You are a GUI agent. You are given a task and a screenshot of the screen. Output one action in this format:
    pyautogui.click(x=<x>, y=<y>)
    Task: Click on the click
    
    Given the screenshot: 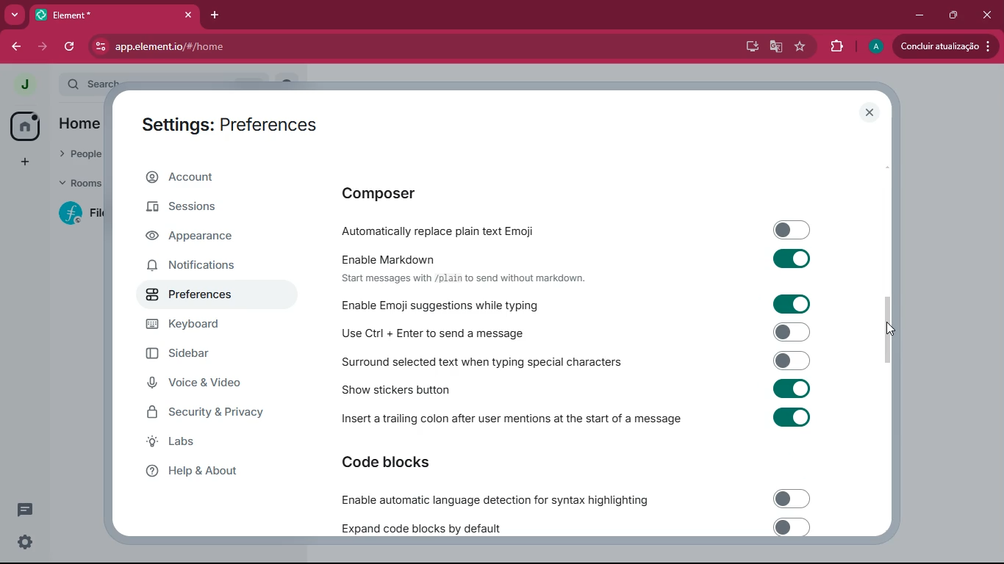 What is the action you would take?
    pyautogui.click(x=989, y=16)
    